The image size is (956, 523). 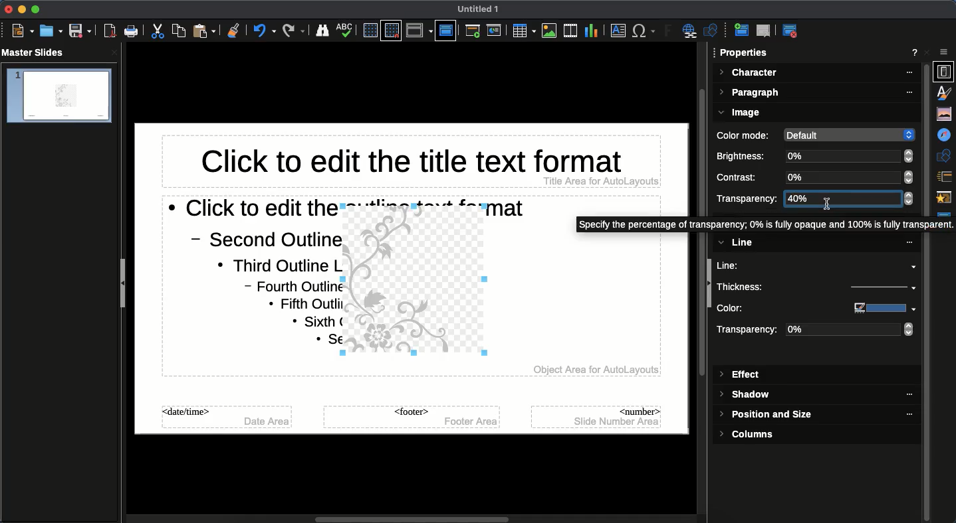 What do you see at coordinates (903, 395) in the screenshot?
I see `""` at bounding box center [903, 395].